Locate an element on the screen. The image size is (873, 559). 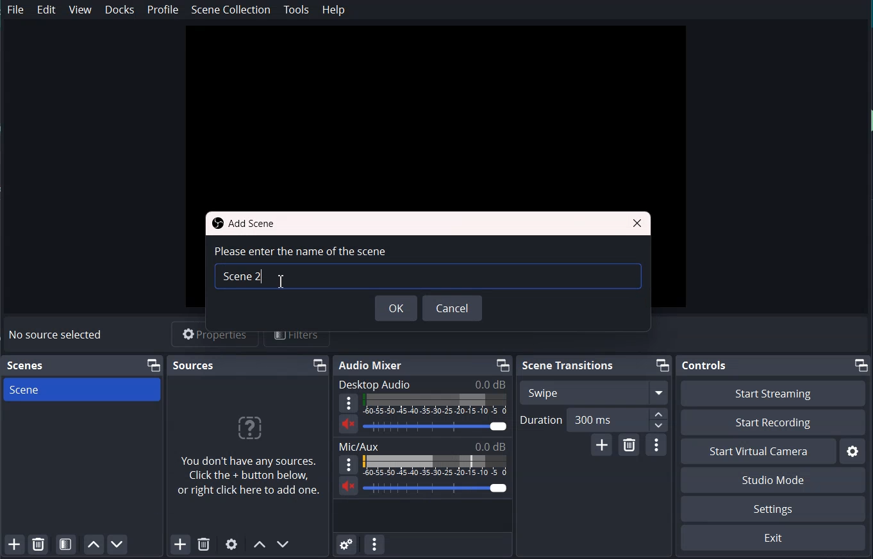
Source is located at coordinates (194, 365).